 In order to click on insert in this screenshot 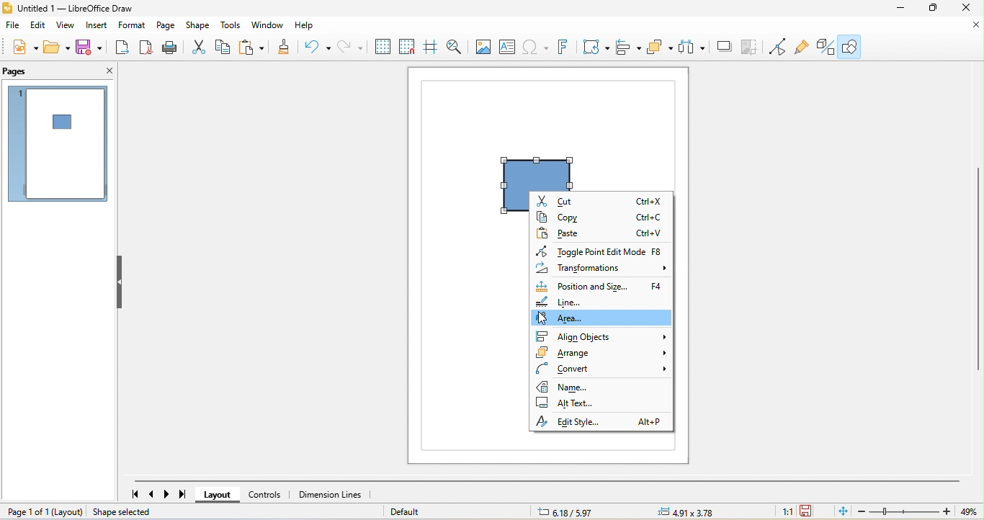, I will do `click(97, 27)`.